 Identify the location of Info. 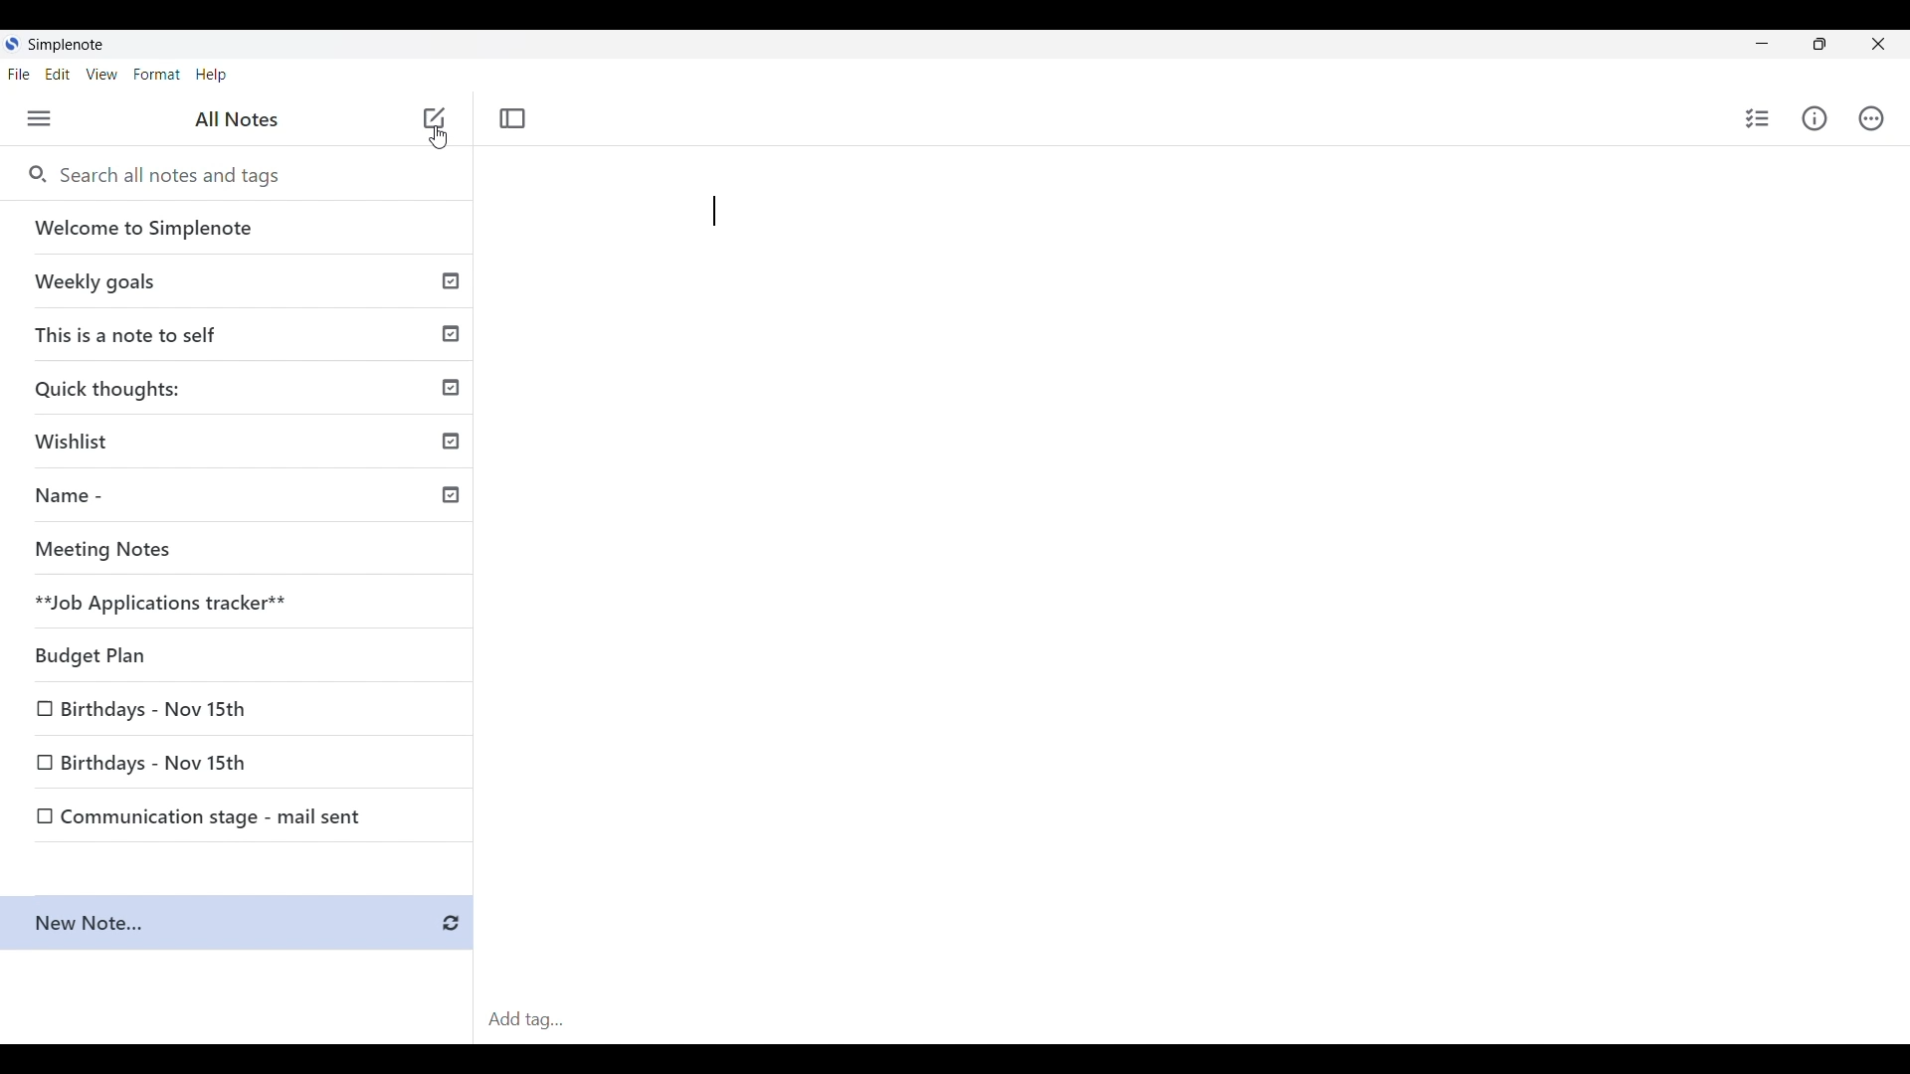
(1814, 118).